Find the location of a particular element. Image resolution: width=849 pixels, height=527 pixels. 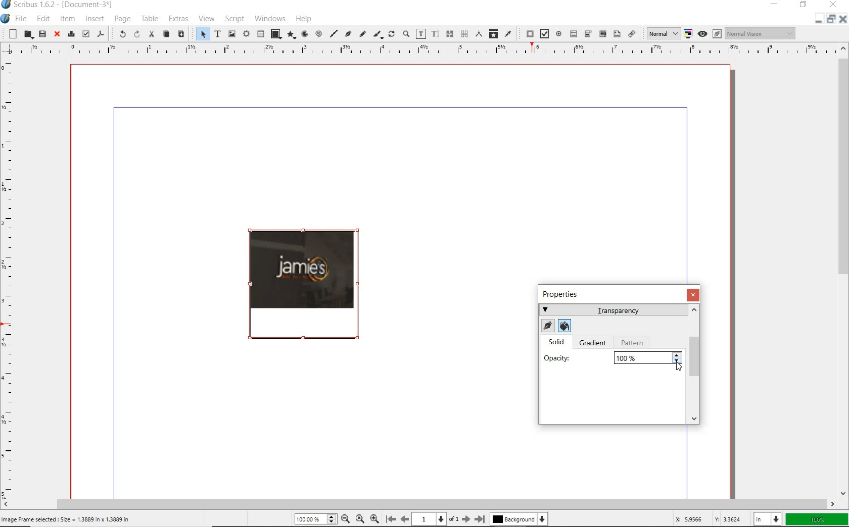

UNDO is located at coordinates (121, 33).